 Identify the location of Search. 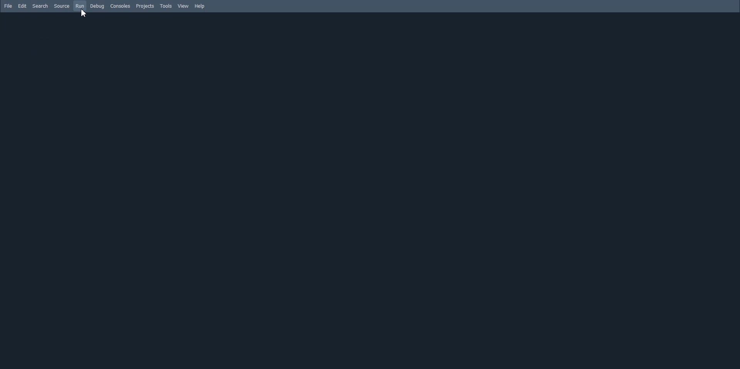
(40, 6).